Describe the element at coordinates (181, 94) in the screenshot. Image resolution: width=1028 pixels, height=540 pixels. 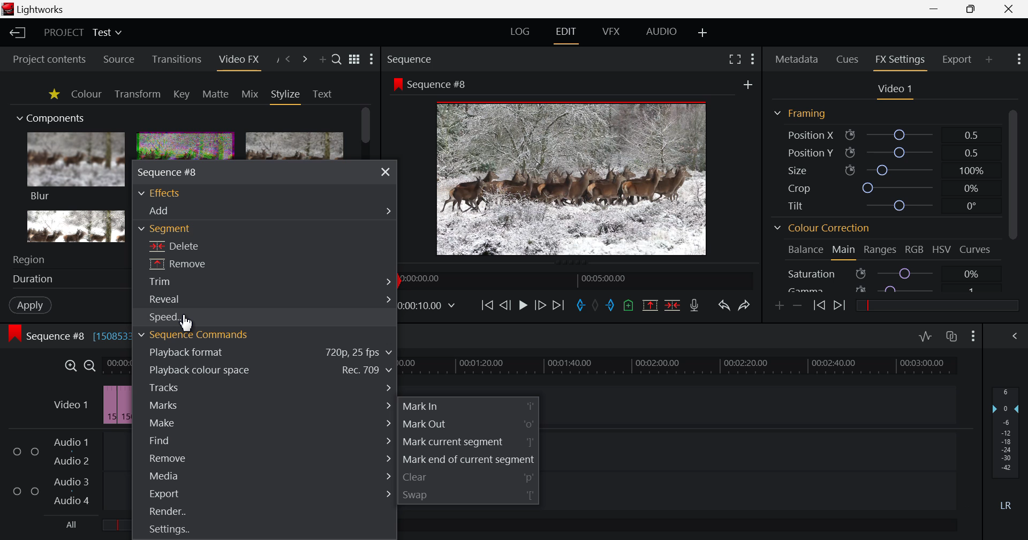
I see `Key` at that location.